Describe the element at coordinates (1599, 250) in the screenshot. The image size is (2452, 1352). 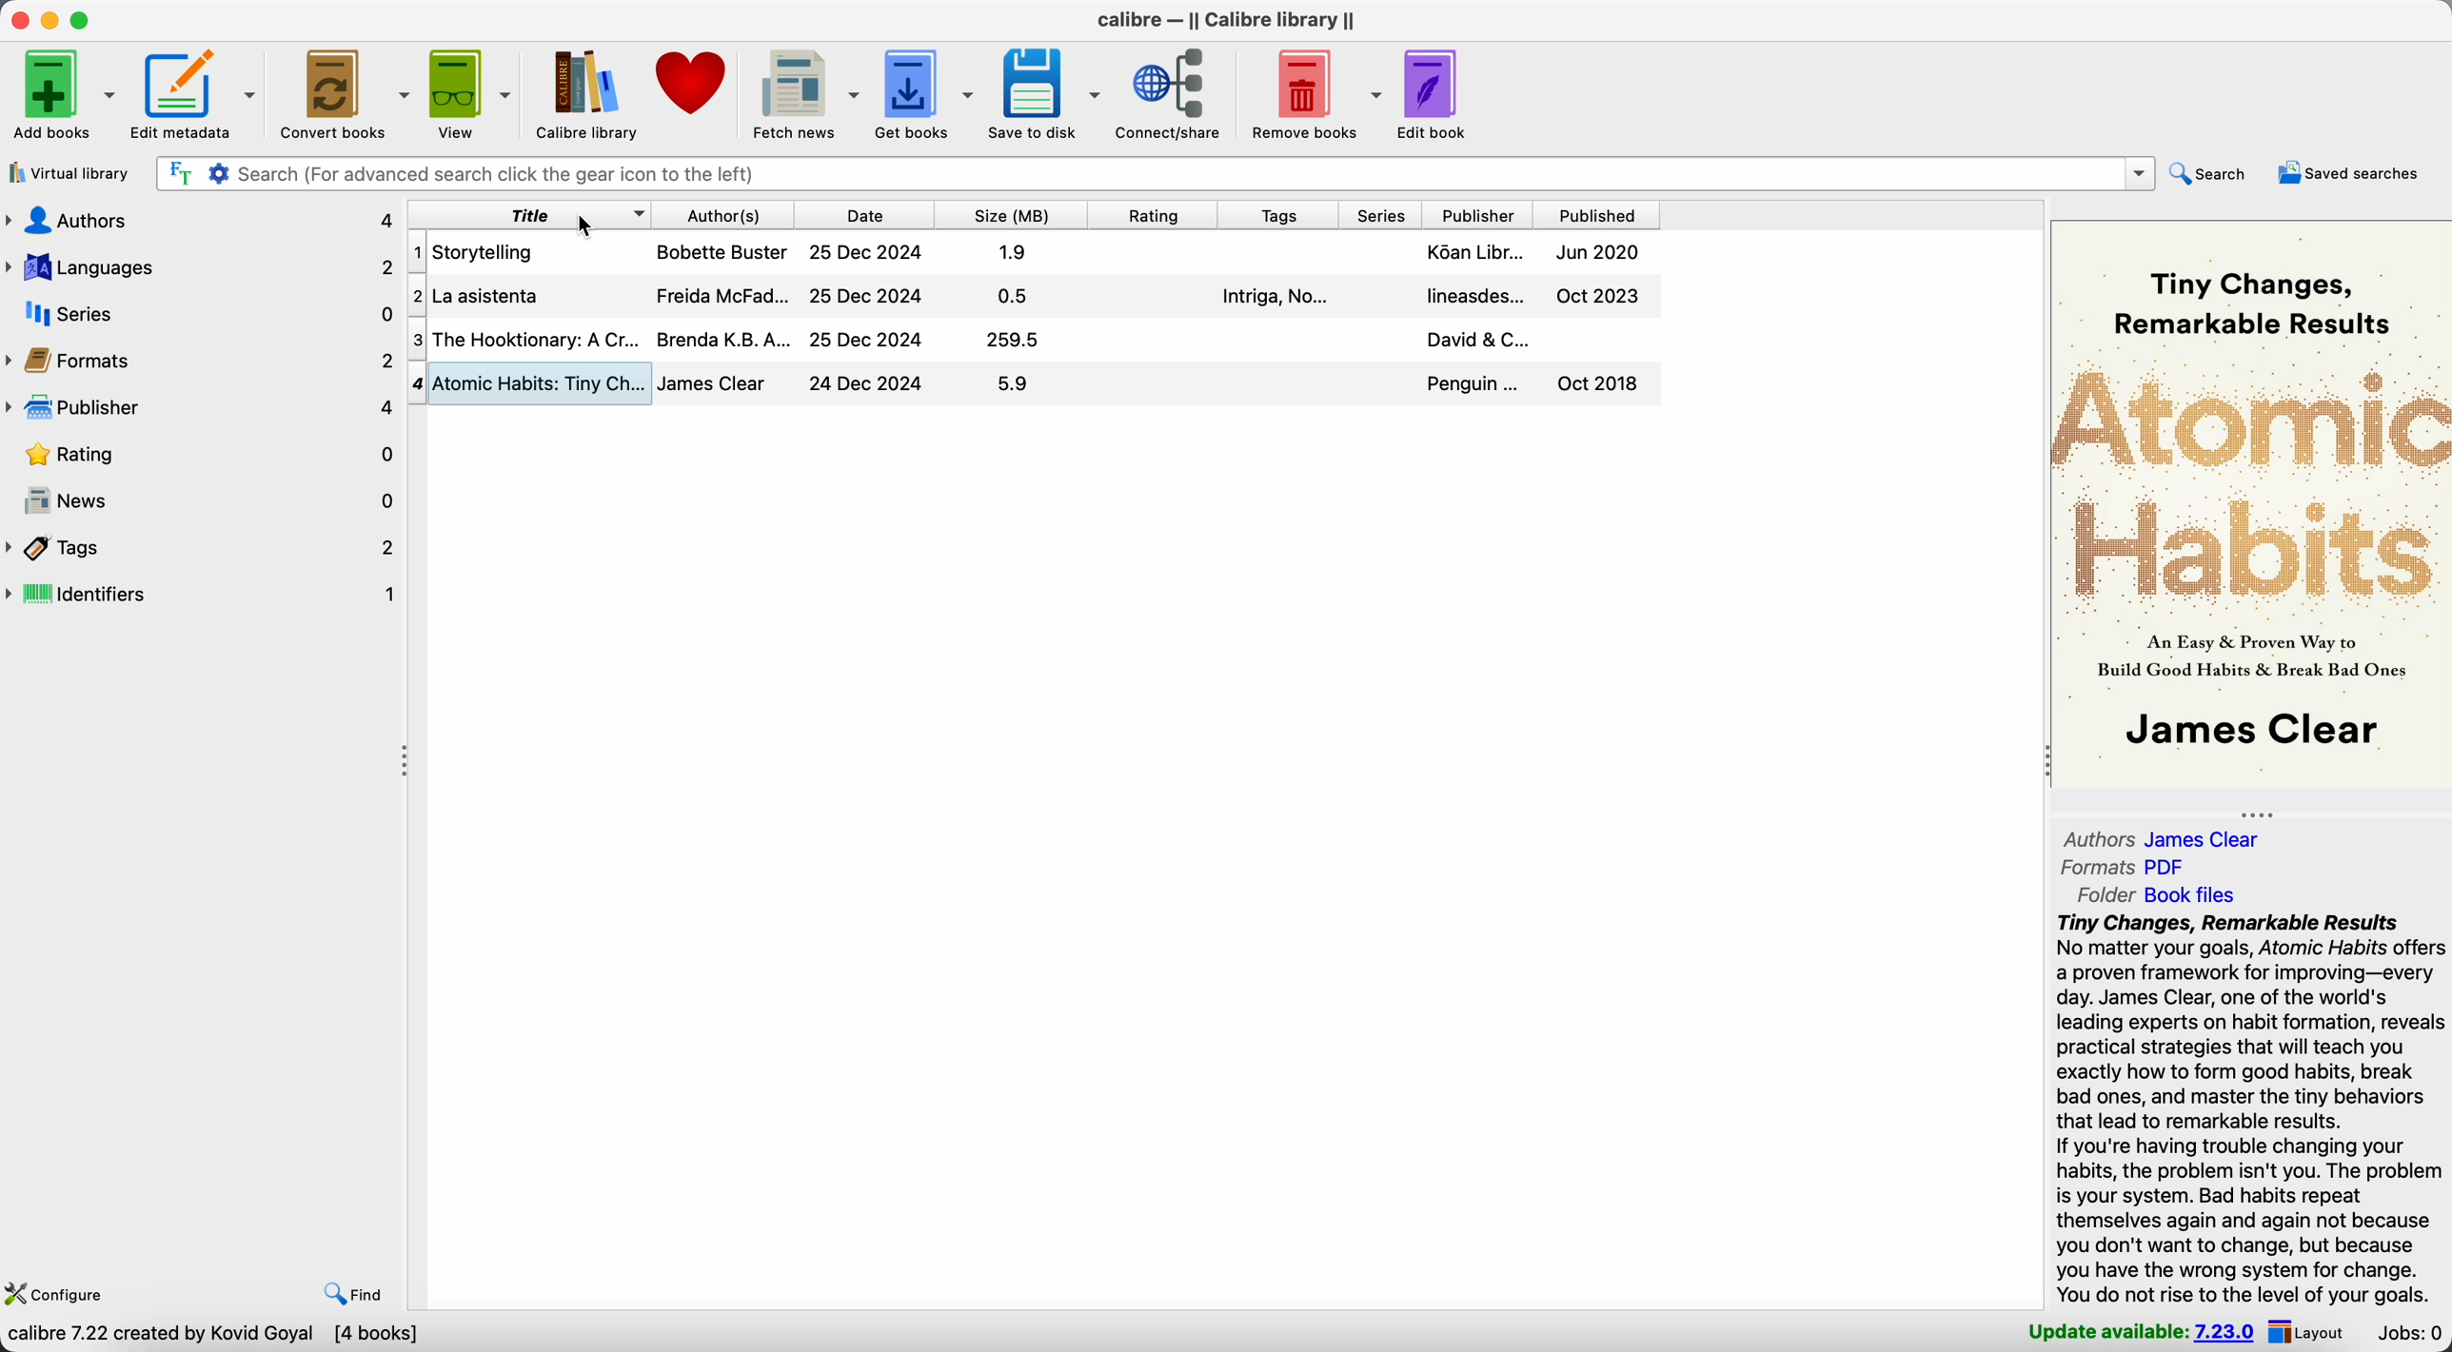
I see `Jun 2020` at that location.